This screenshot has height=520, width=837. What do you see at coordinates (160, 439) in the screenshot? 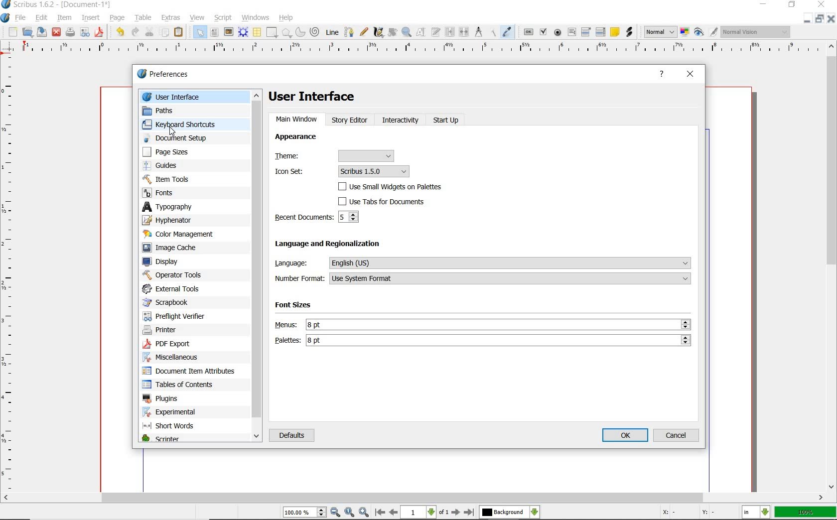
I see `scripter` at bounding box center [160, 439].